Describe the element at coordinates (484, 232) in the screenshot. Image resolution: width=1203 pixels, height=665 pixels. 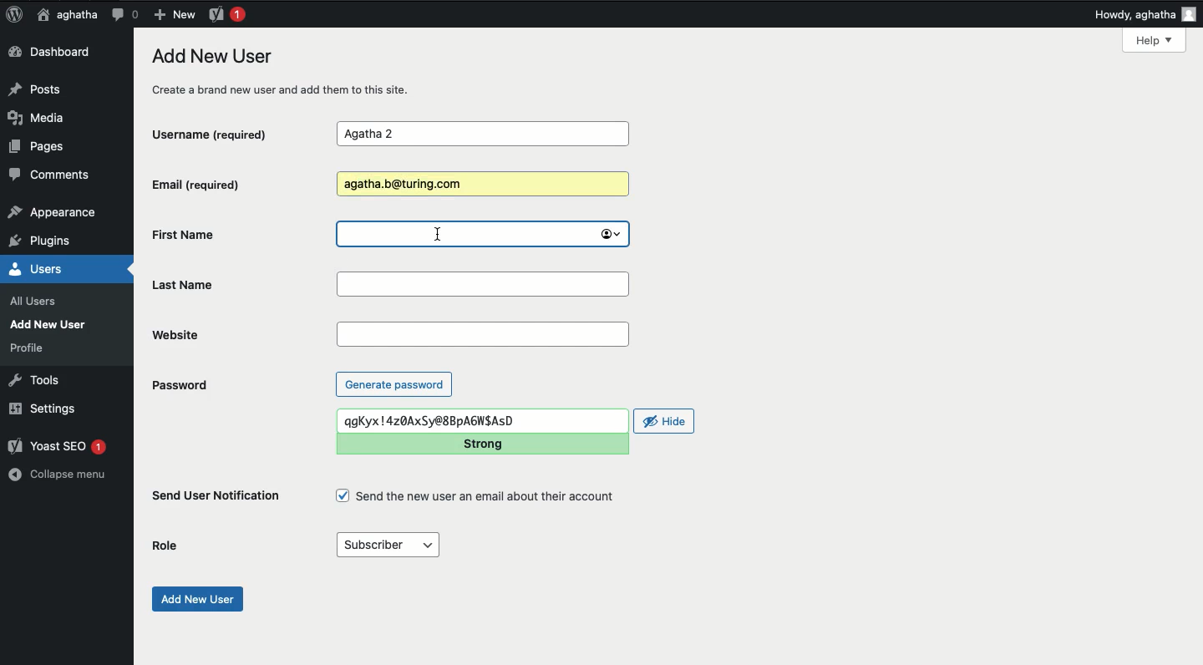
I see `first name` at that location.